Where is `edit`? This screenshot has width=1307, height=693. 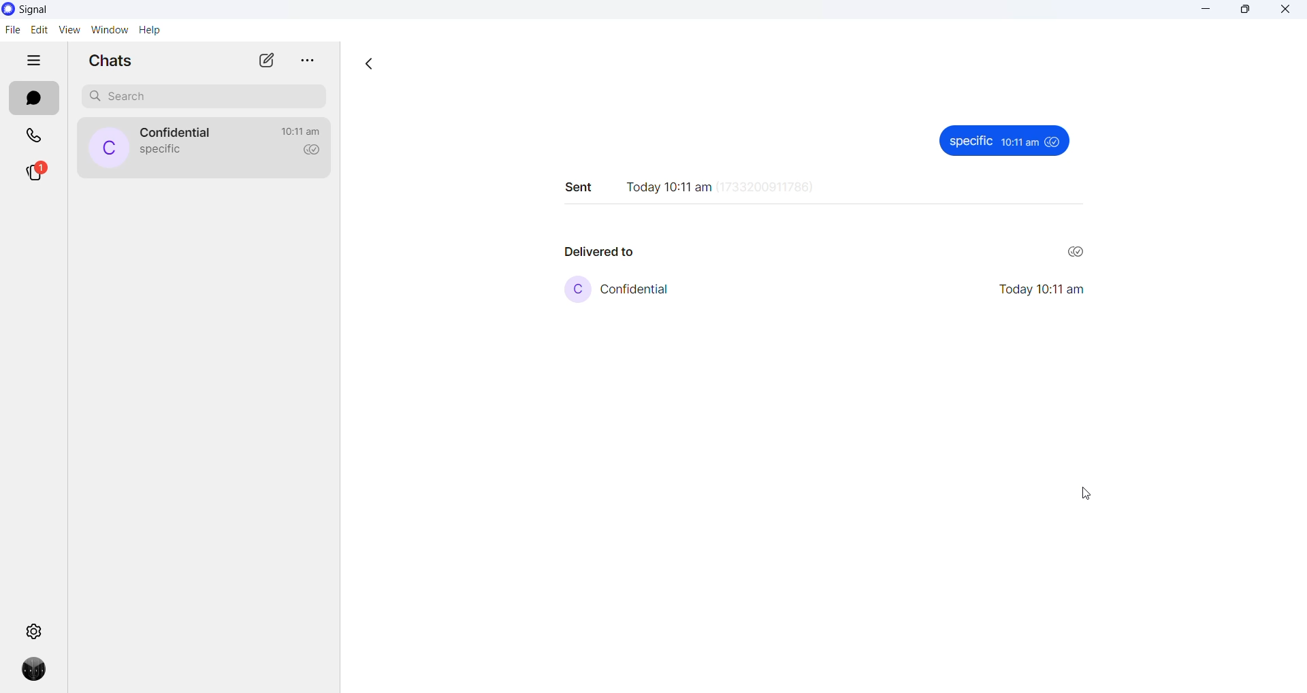 edit is located at coordinates (39, 30).